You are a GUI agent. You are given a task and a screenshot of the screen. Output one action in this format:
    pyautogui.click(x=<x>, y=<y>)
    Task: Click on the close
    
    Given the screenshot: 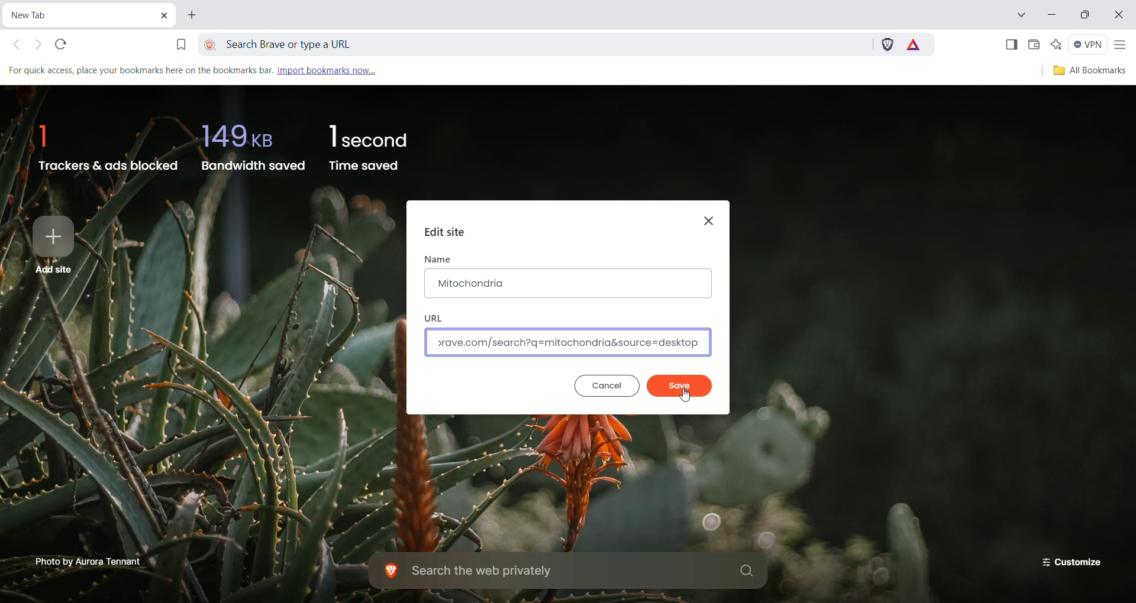 What is the action you would take?
    pyautogui.click(x=1121, y=17)
    